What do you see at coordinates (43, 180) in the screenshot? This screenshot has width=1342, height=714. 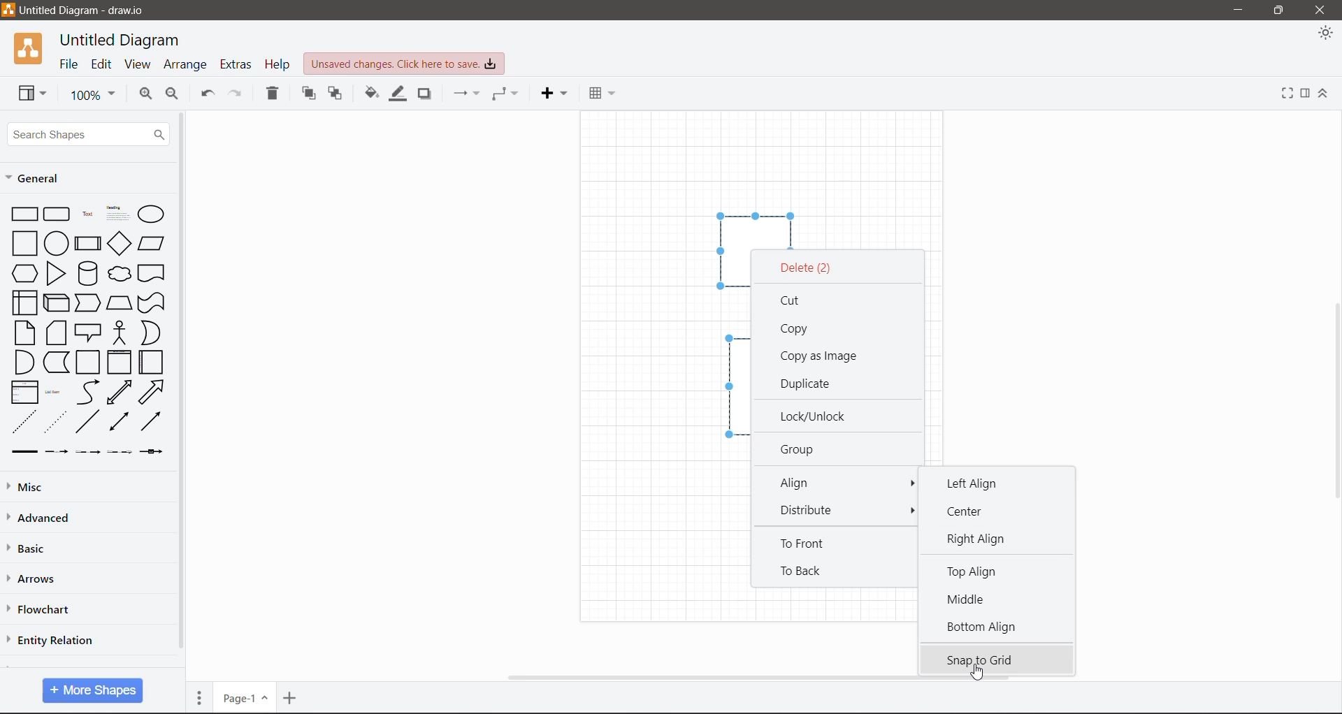 I see `General` at bounding box center [43, 180].